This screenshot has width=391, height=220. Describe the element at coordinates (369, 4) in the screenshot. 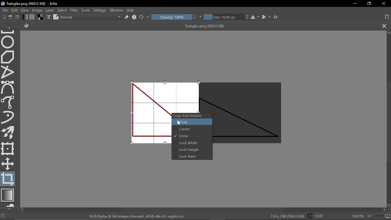

I see `Restore down` at that location.